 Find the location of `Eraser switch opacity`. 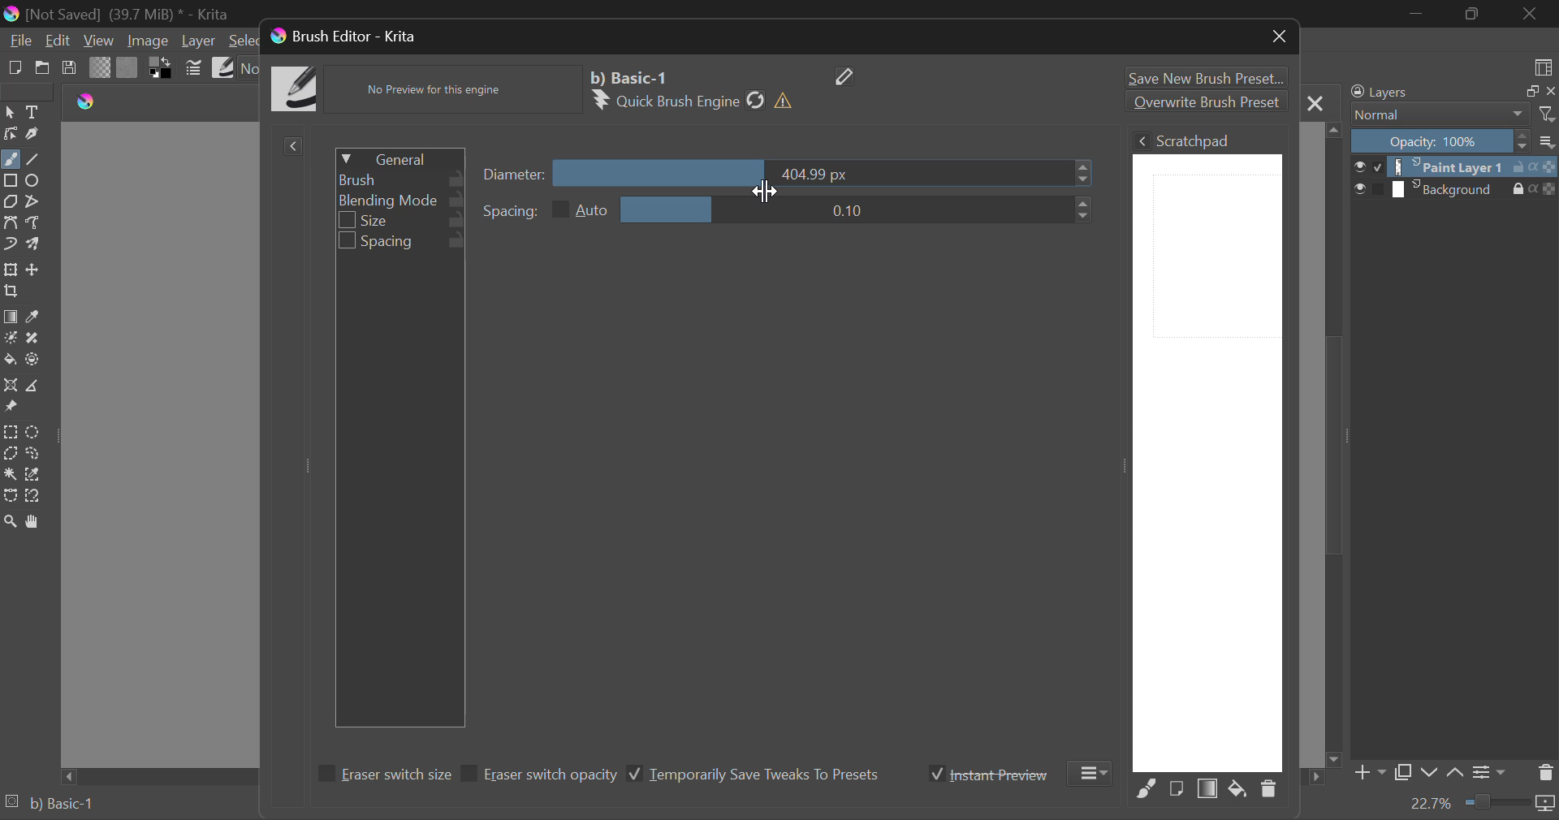

Eraser switch opacity is located at coordinates (541, 775).